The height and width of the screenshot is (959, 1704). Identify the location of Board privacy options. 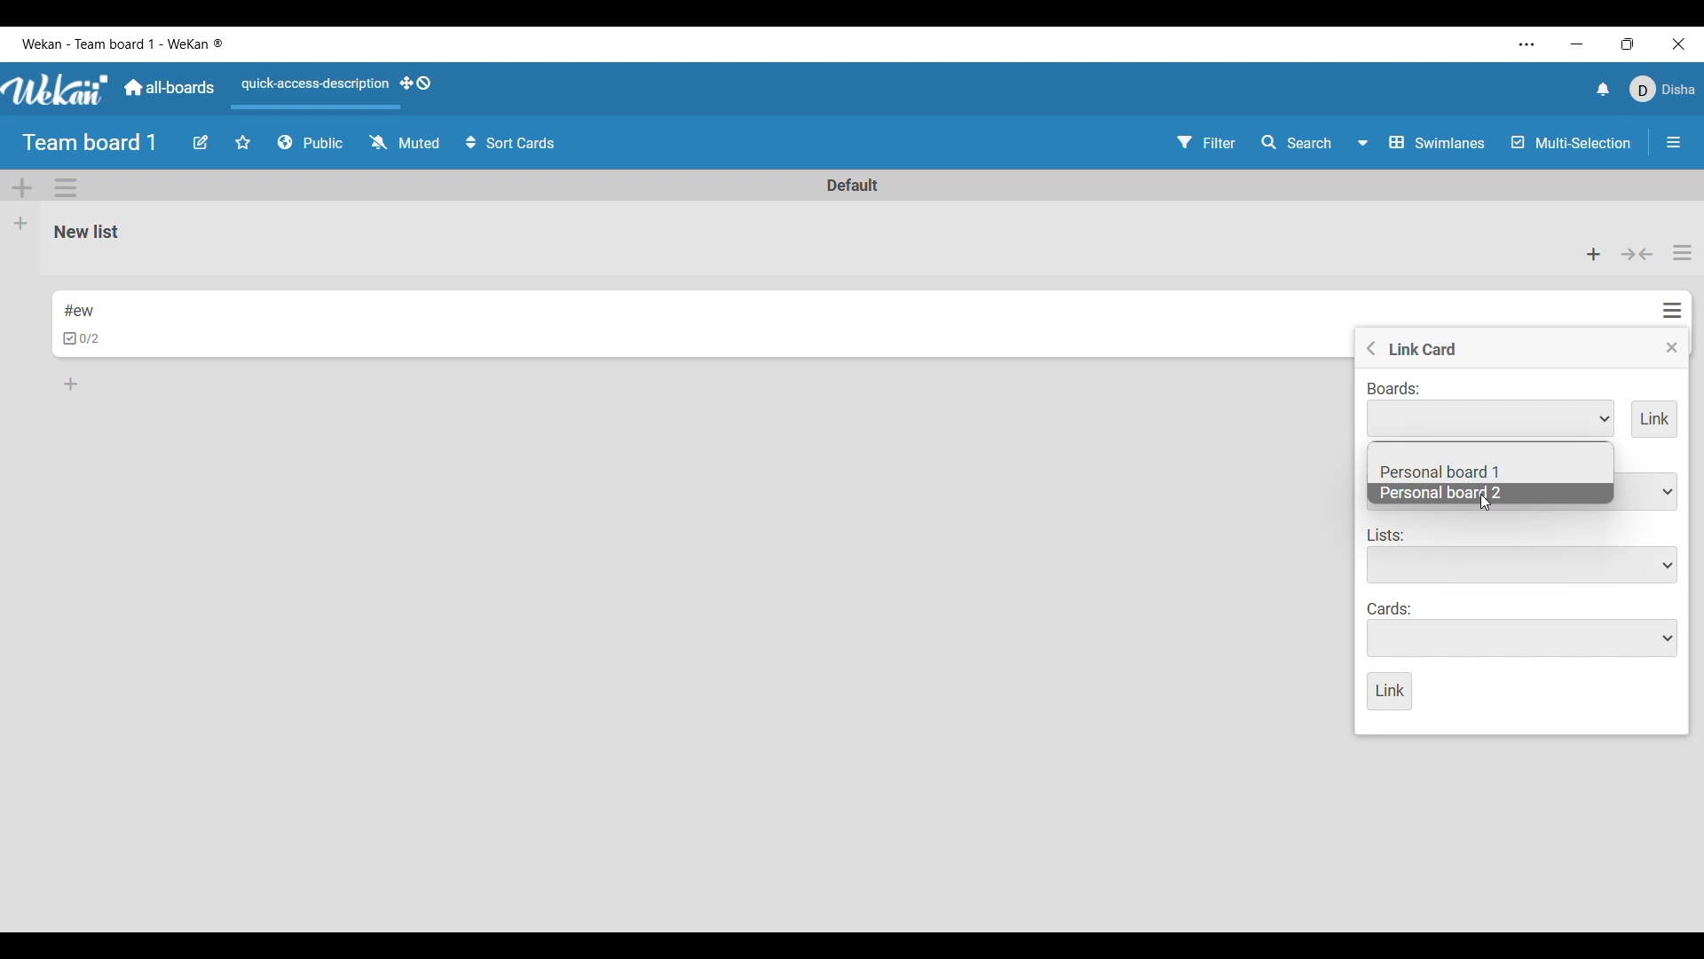
(311, 143).